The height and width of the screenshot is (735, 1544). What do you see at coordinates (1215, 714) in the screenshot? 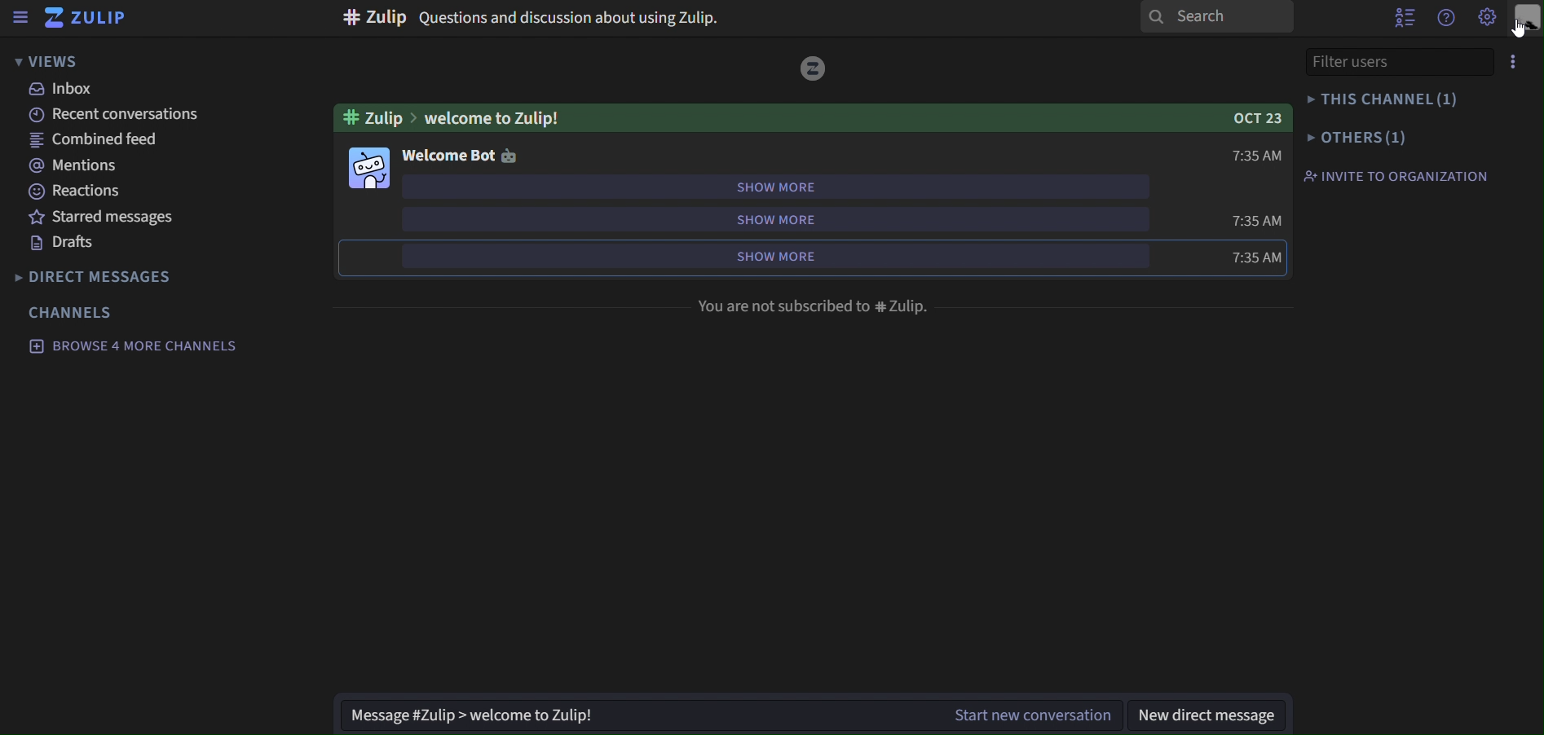
I see `new direct message` at bounding box center [1215, 714].